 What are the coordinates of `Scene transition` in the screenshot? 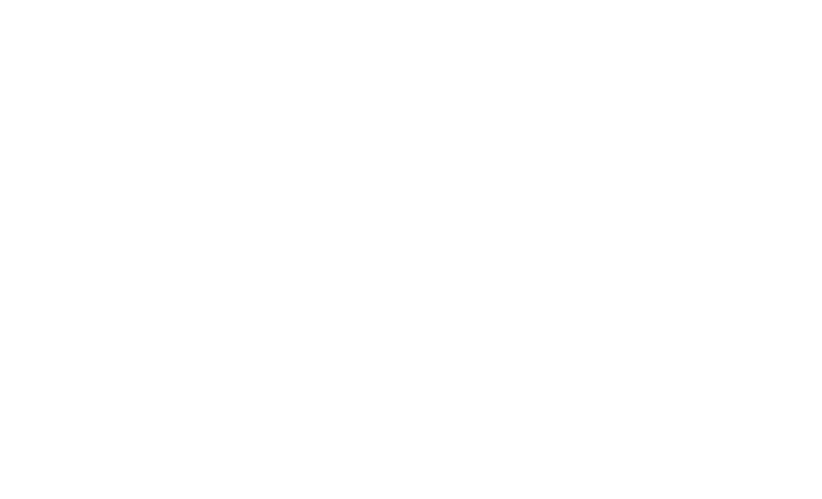 It's located at (585, 329).